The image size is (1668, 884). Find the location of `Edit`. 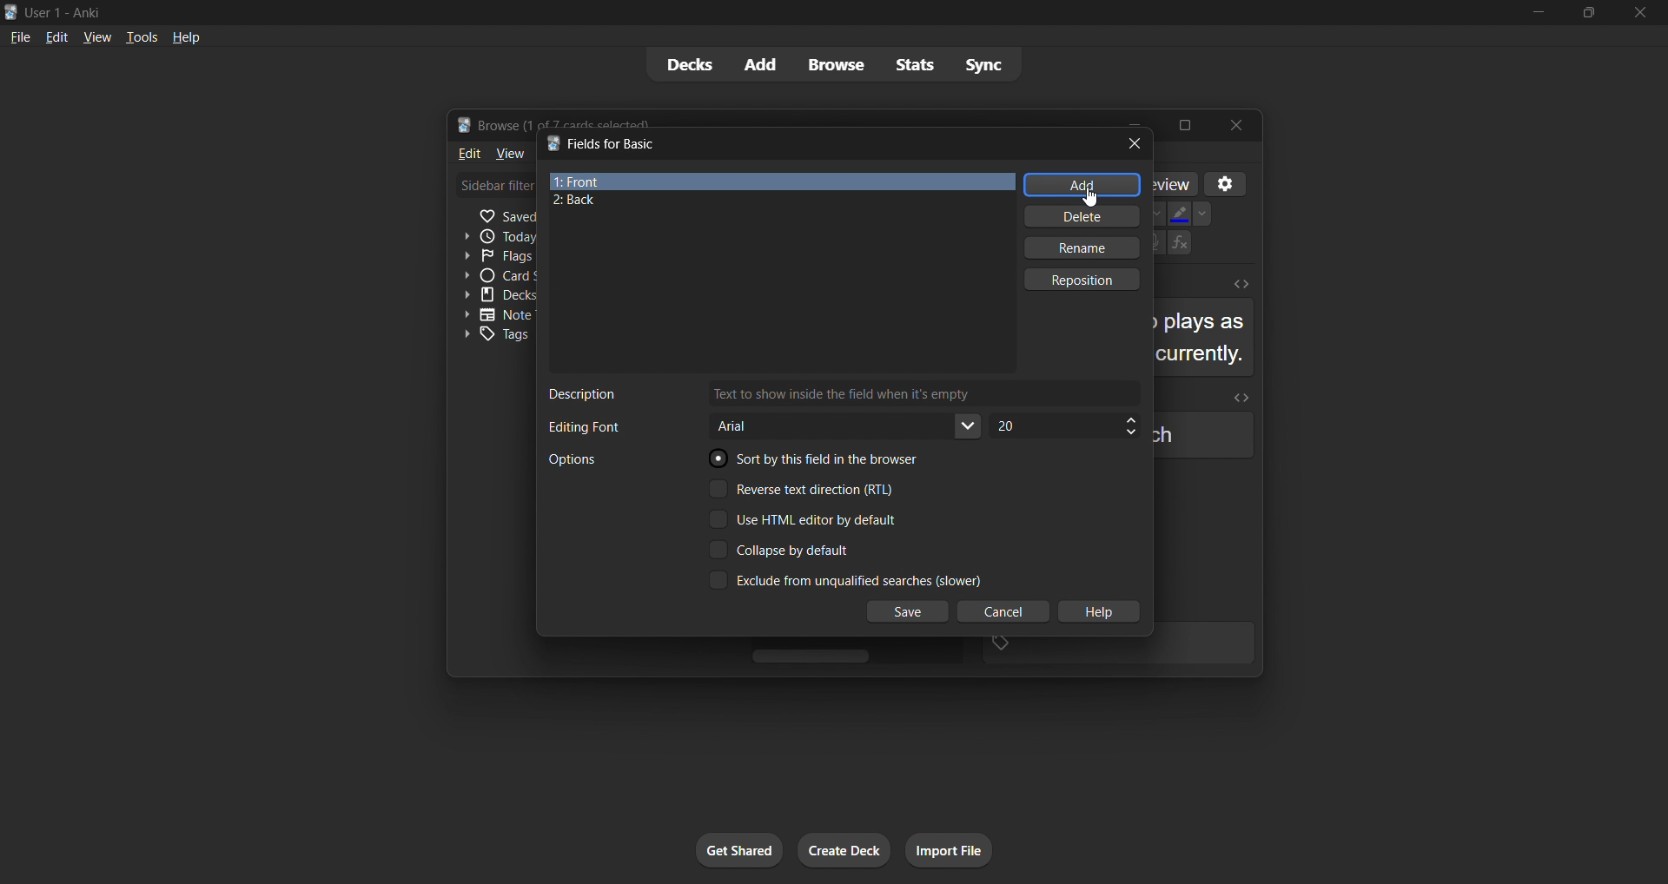

Edit is located at coordinates (466, 155).